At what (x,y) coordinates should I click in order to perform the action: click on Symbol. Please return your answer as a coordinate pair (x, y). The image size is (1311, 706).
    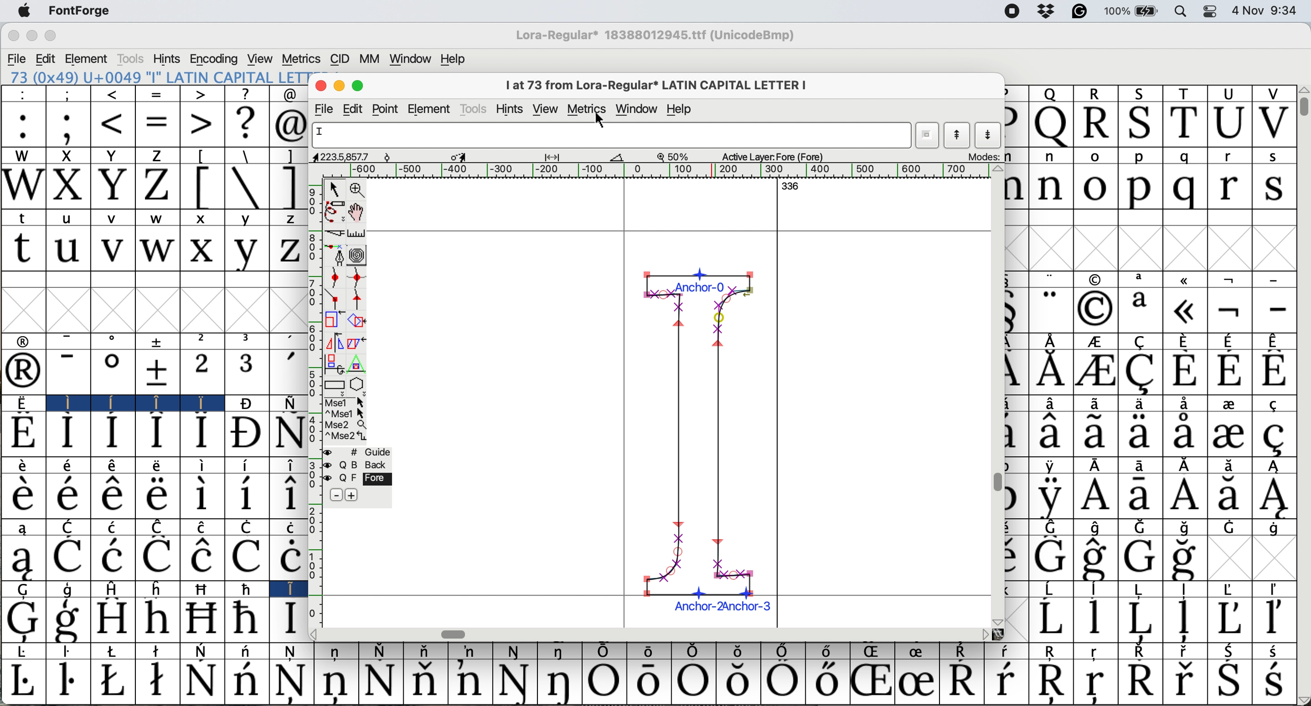
    Looking at the image, I should click on (1230, 309).